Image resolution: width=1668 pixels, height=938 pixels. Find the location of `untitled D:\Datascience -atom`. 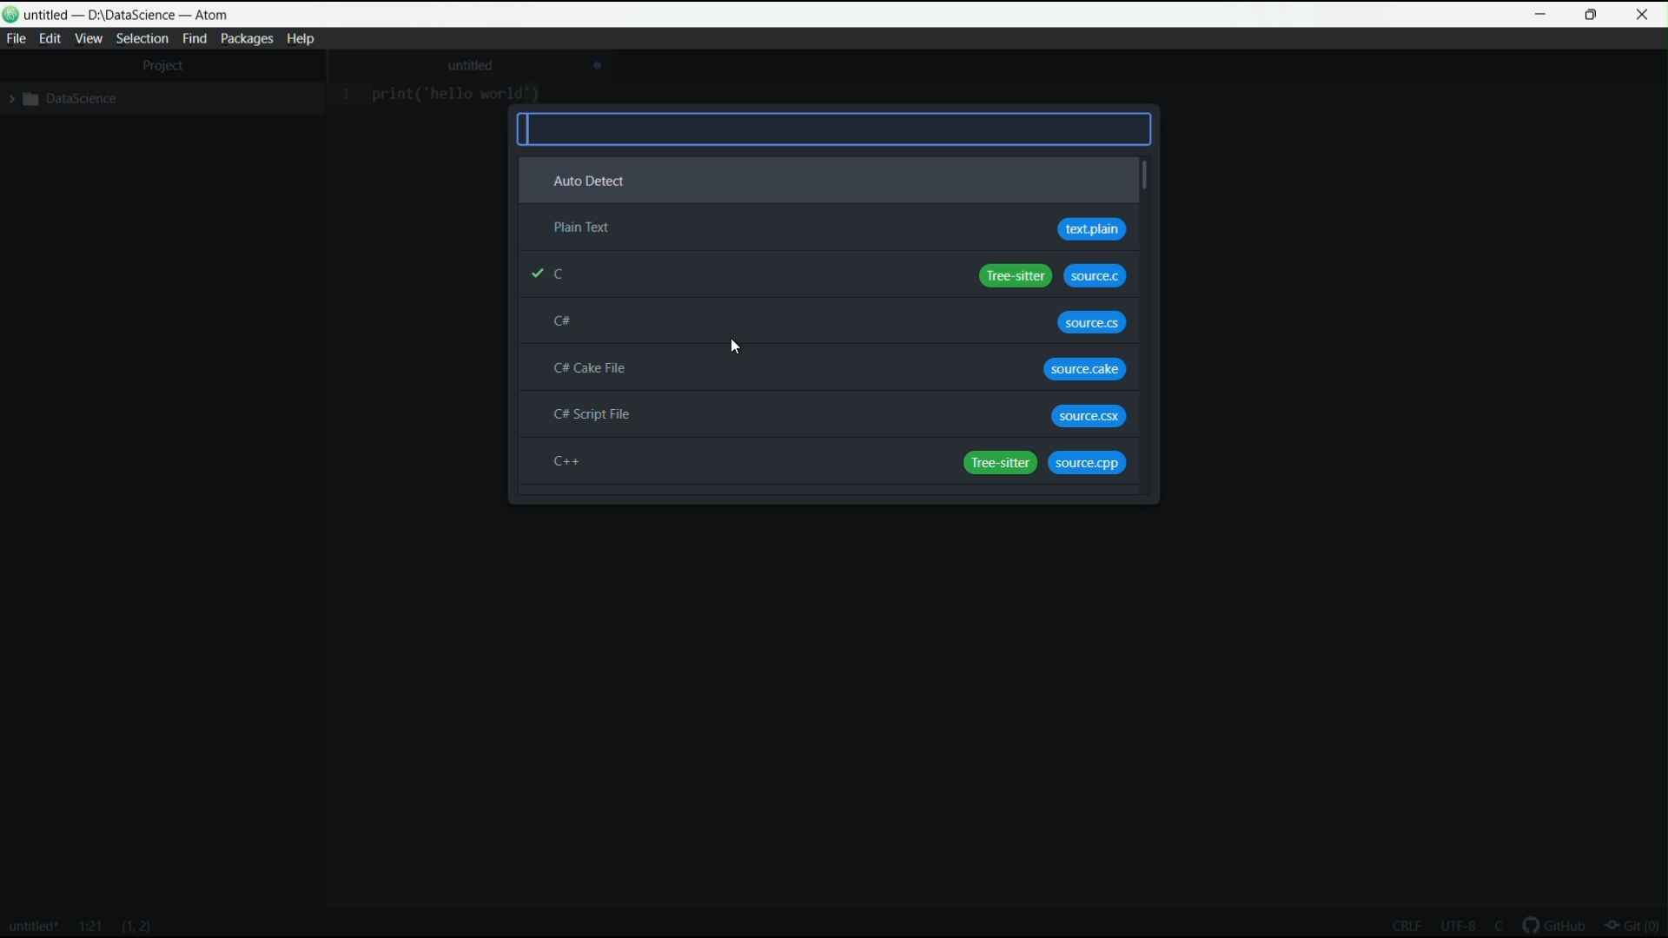

untitled D:\Datascience -atom is located at coordinates (130, 15).